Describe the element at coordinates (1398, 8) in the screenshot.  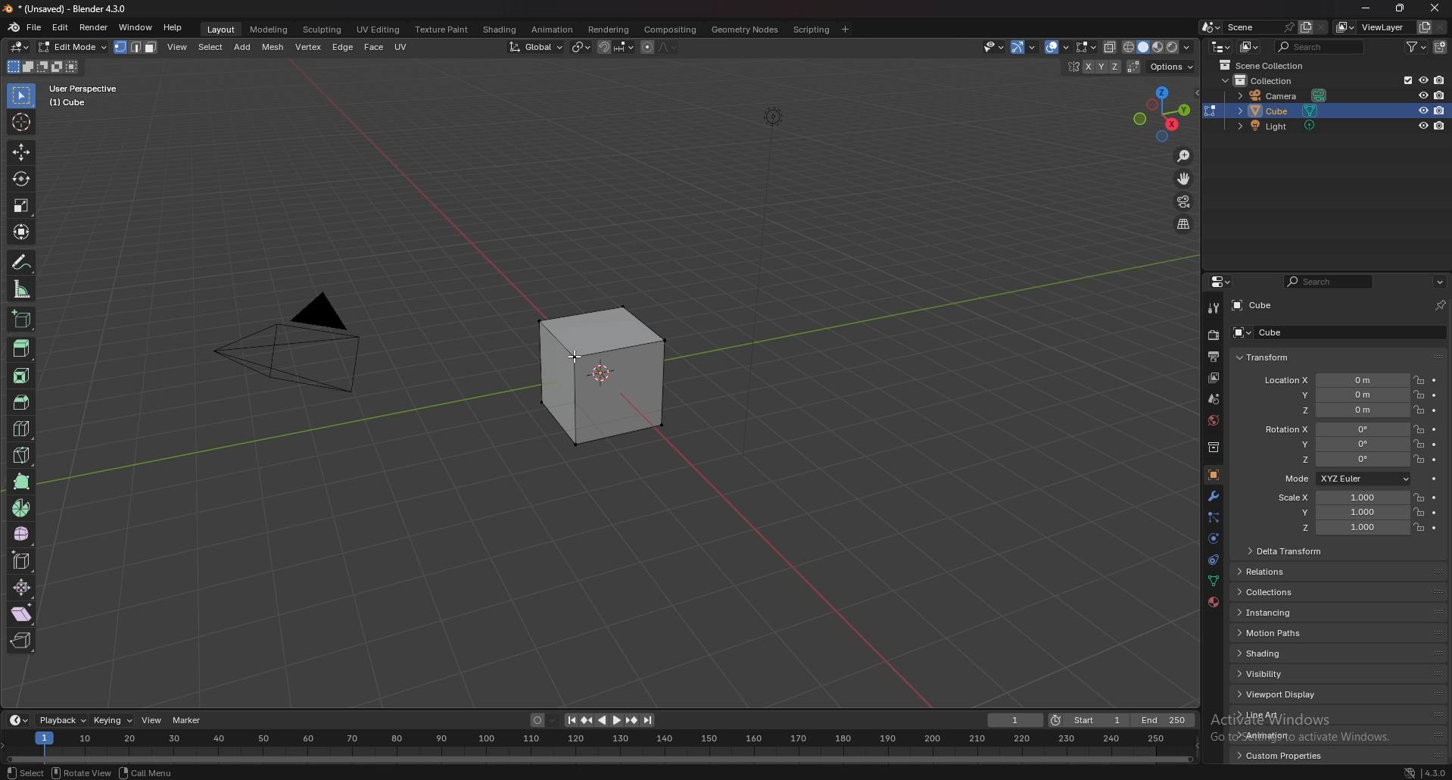
I see `resize` at that location.